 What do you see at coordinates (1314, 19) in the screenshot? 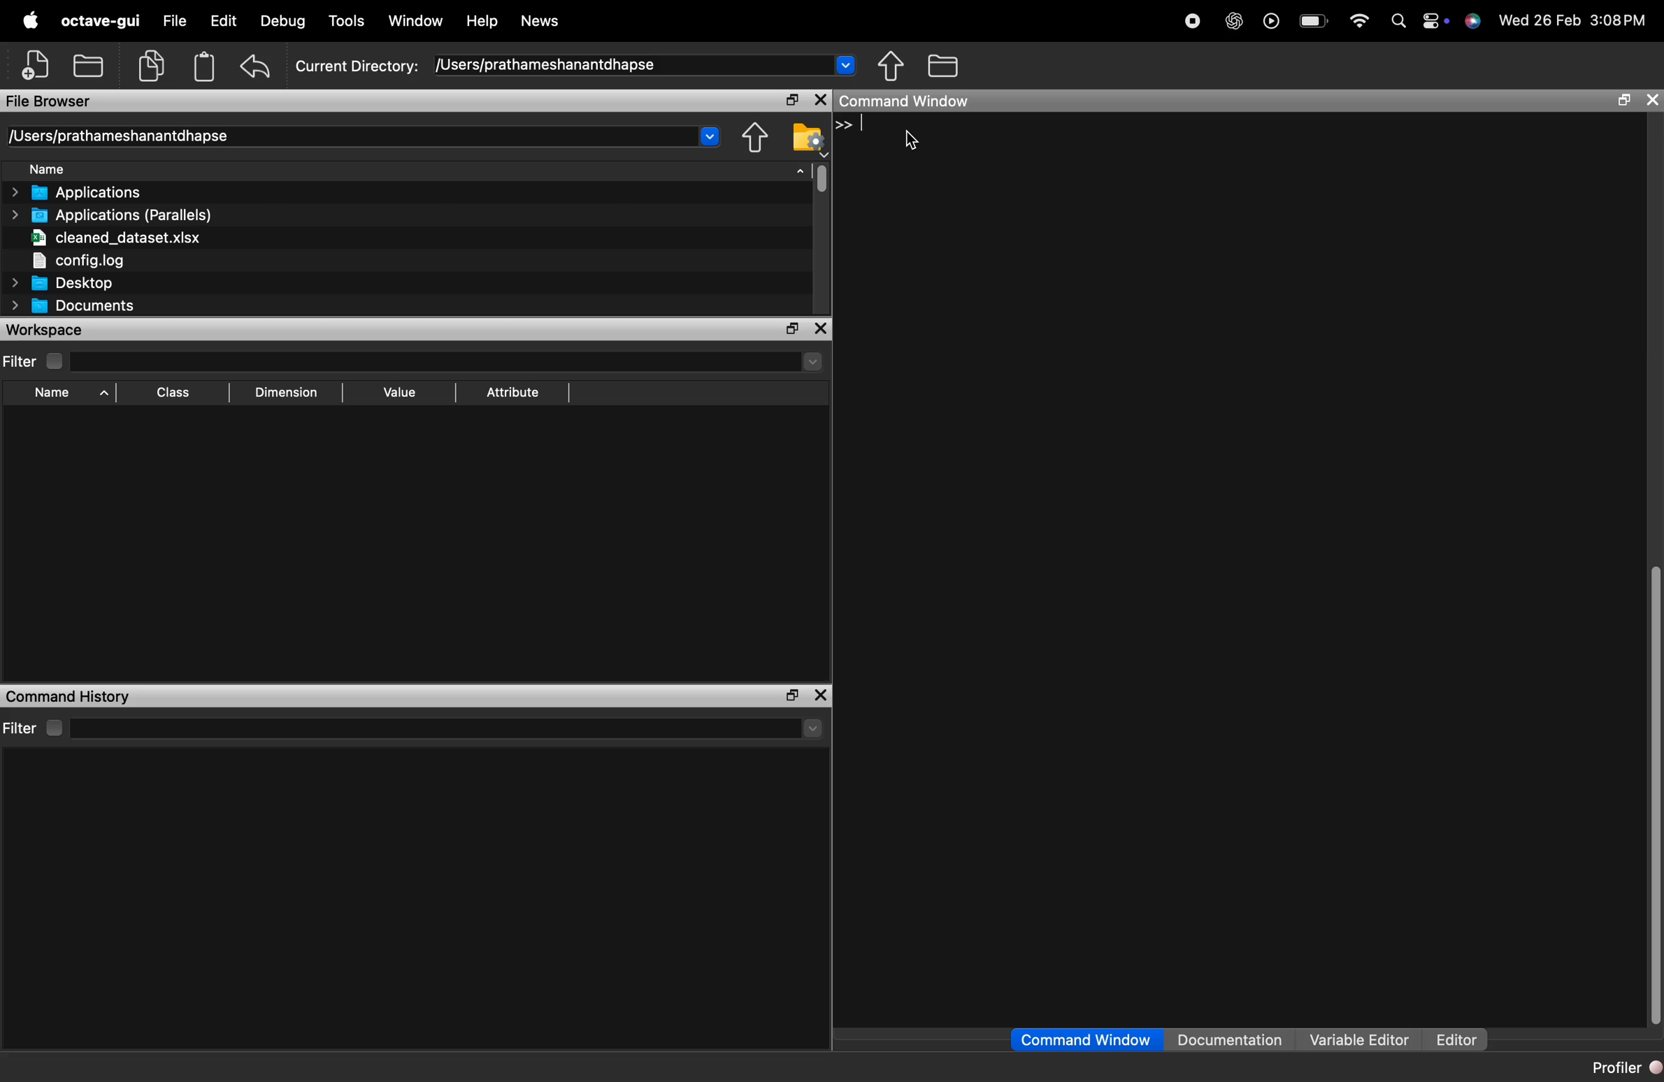
I see `battery` at bounding box center [1314, 19].